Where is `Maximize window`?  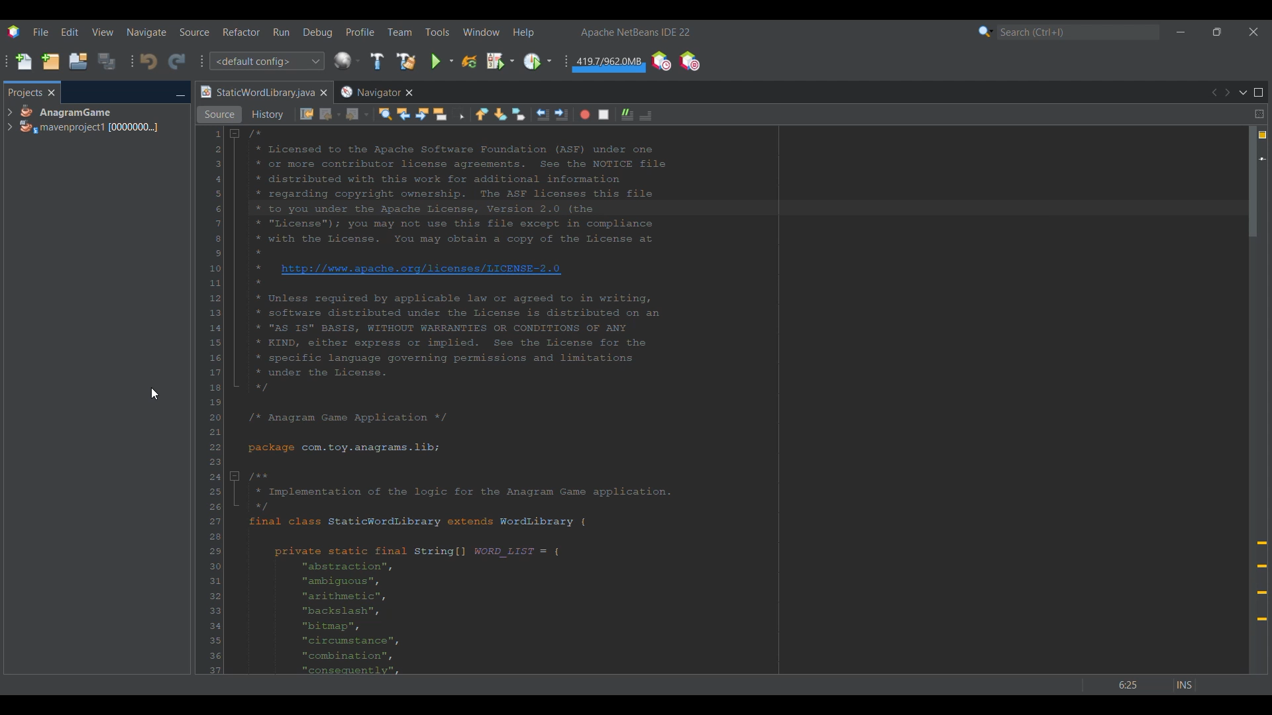
Maximize window is located at coordinates (1259, 93).